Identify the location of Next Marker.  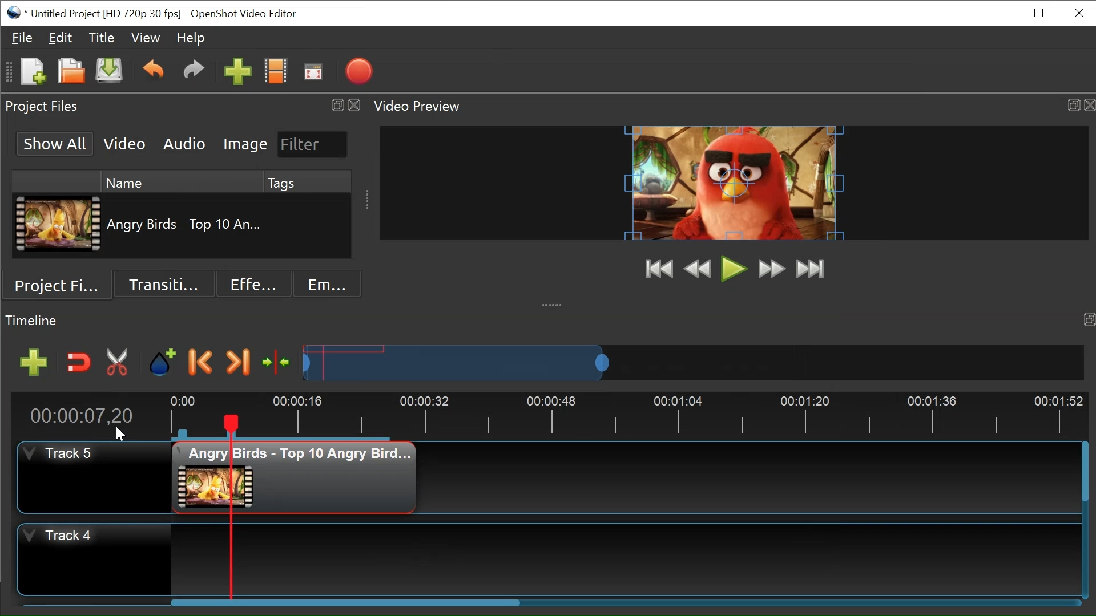
(238, 362).